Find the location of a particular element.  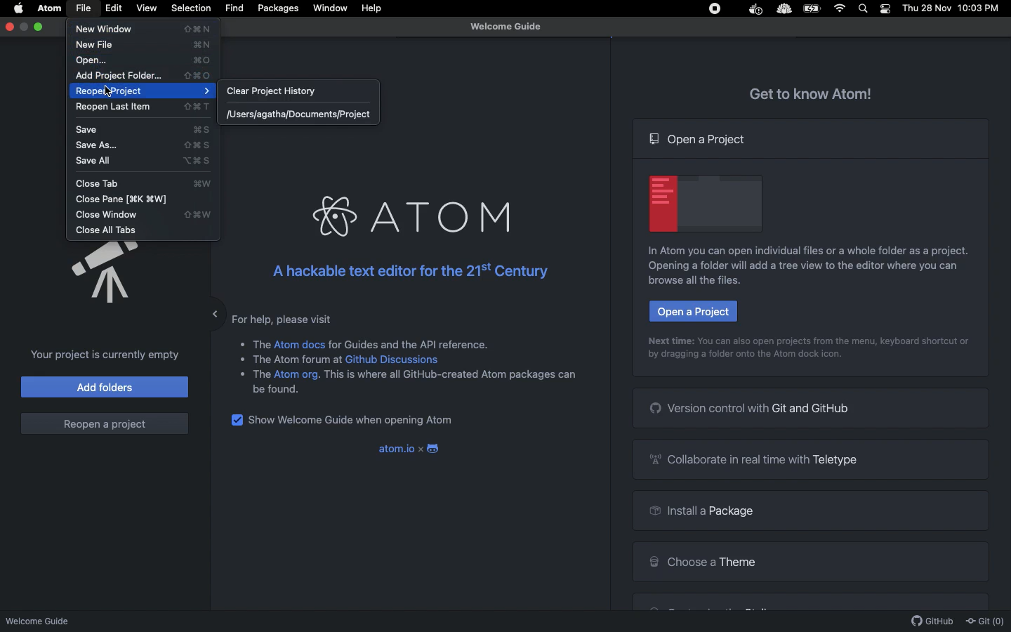

Clear project history is located at coordinates (286, 93).